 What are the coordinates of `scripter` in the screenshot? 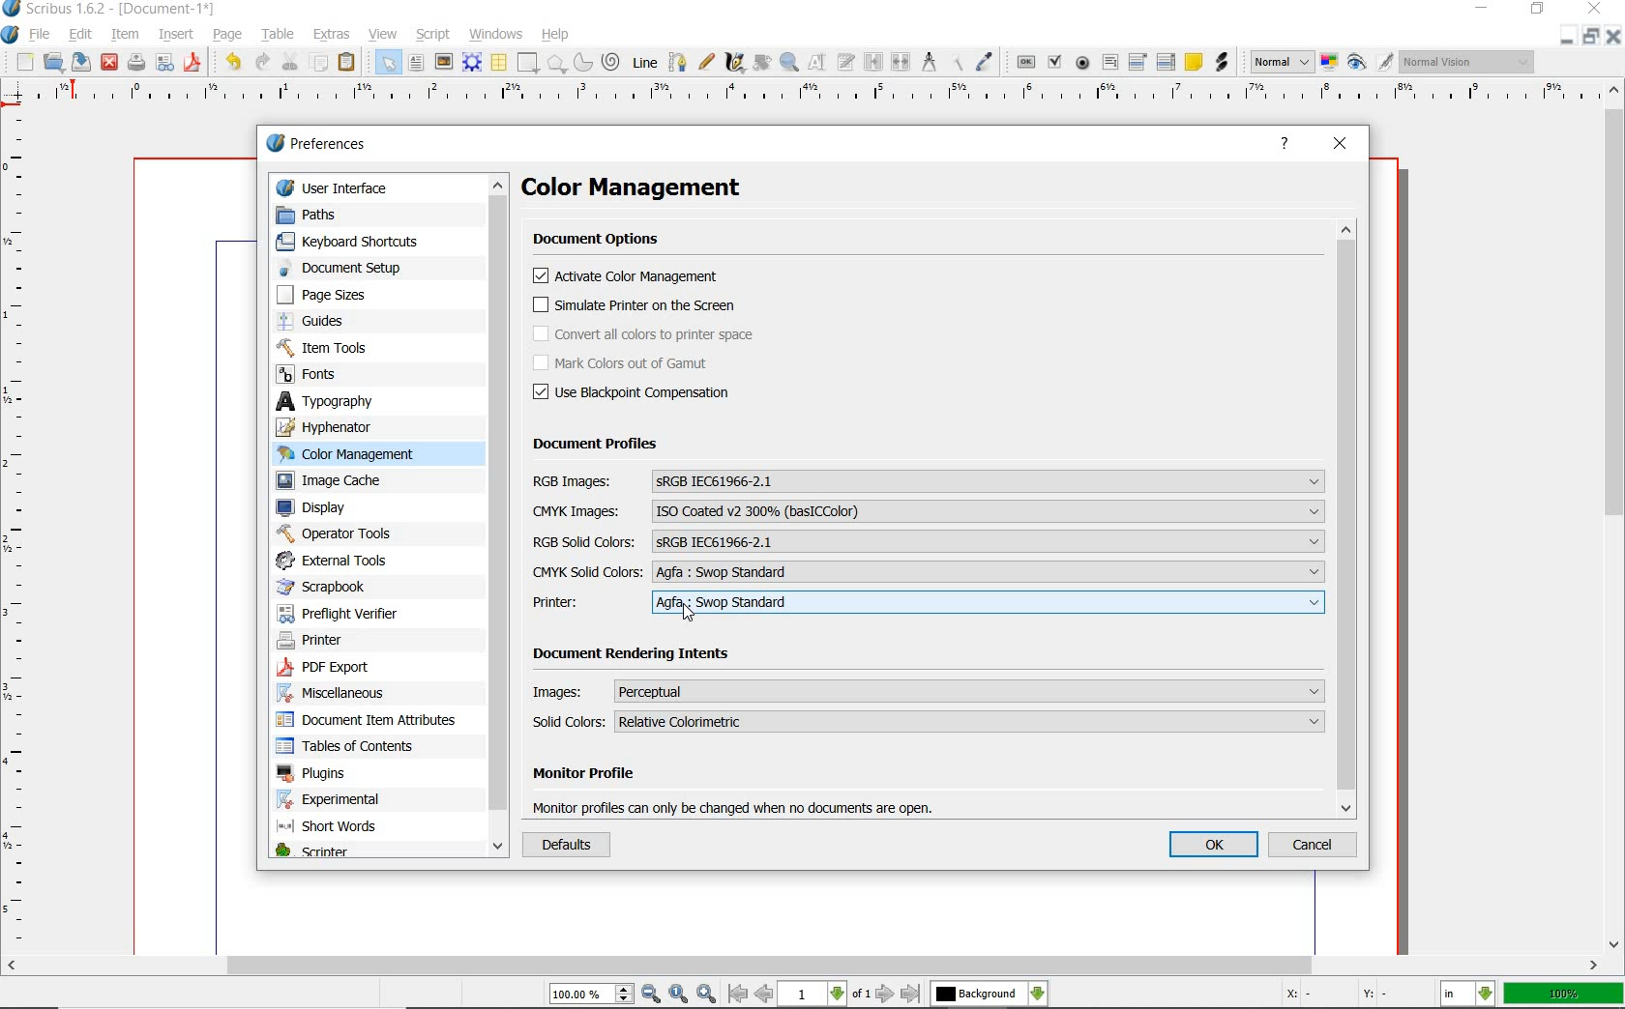 It's located at (334, 851).